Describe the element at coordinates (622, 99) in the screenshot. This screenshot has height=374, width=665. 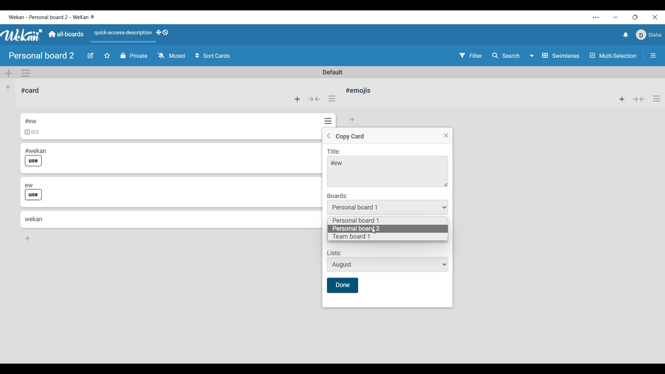
I see `Add item to top of list` at that location.